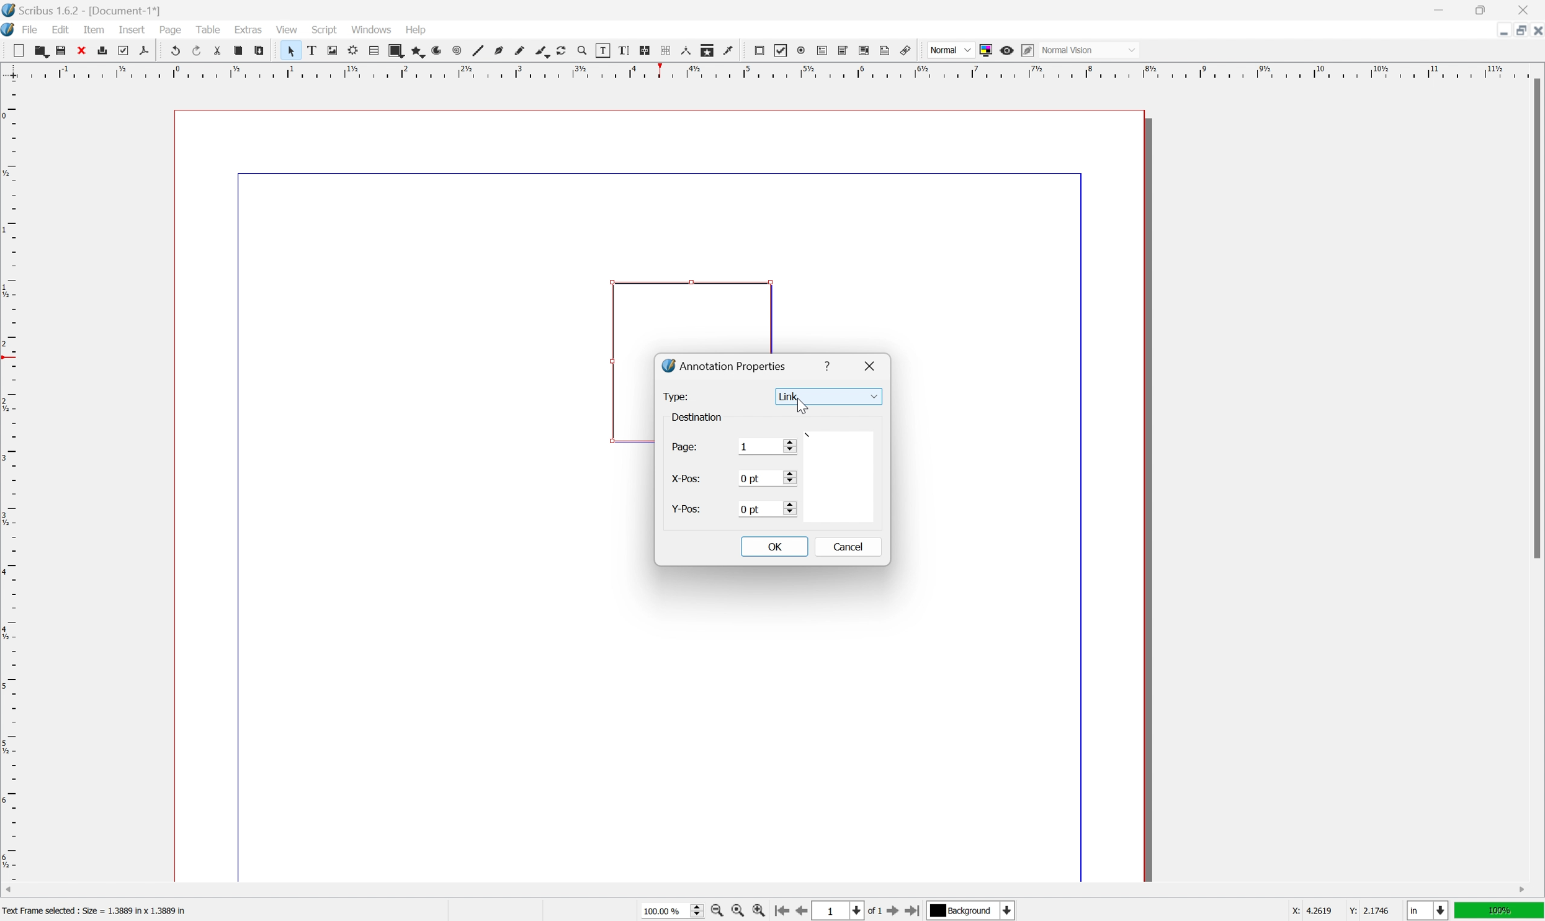 This screenshot has width=1545, height=921. I want to click on go to last page, so click(915, 910).